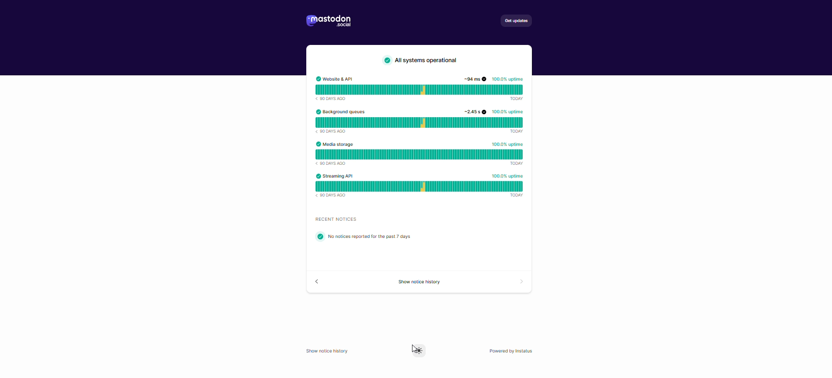 The image size is (832, 378). Describe the element at coordinates (420, 89) in the screenshot. I see `website & API` at that location.